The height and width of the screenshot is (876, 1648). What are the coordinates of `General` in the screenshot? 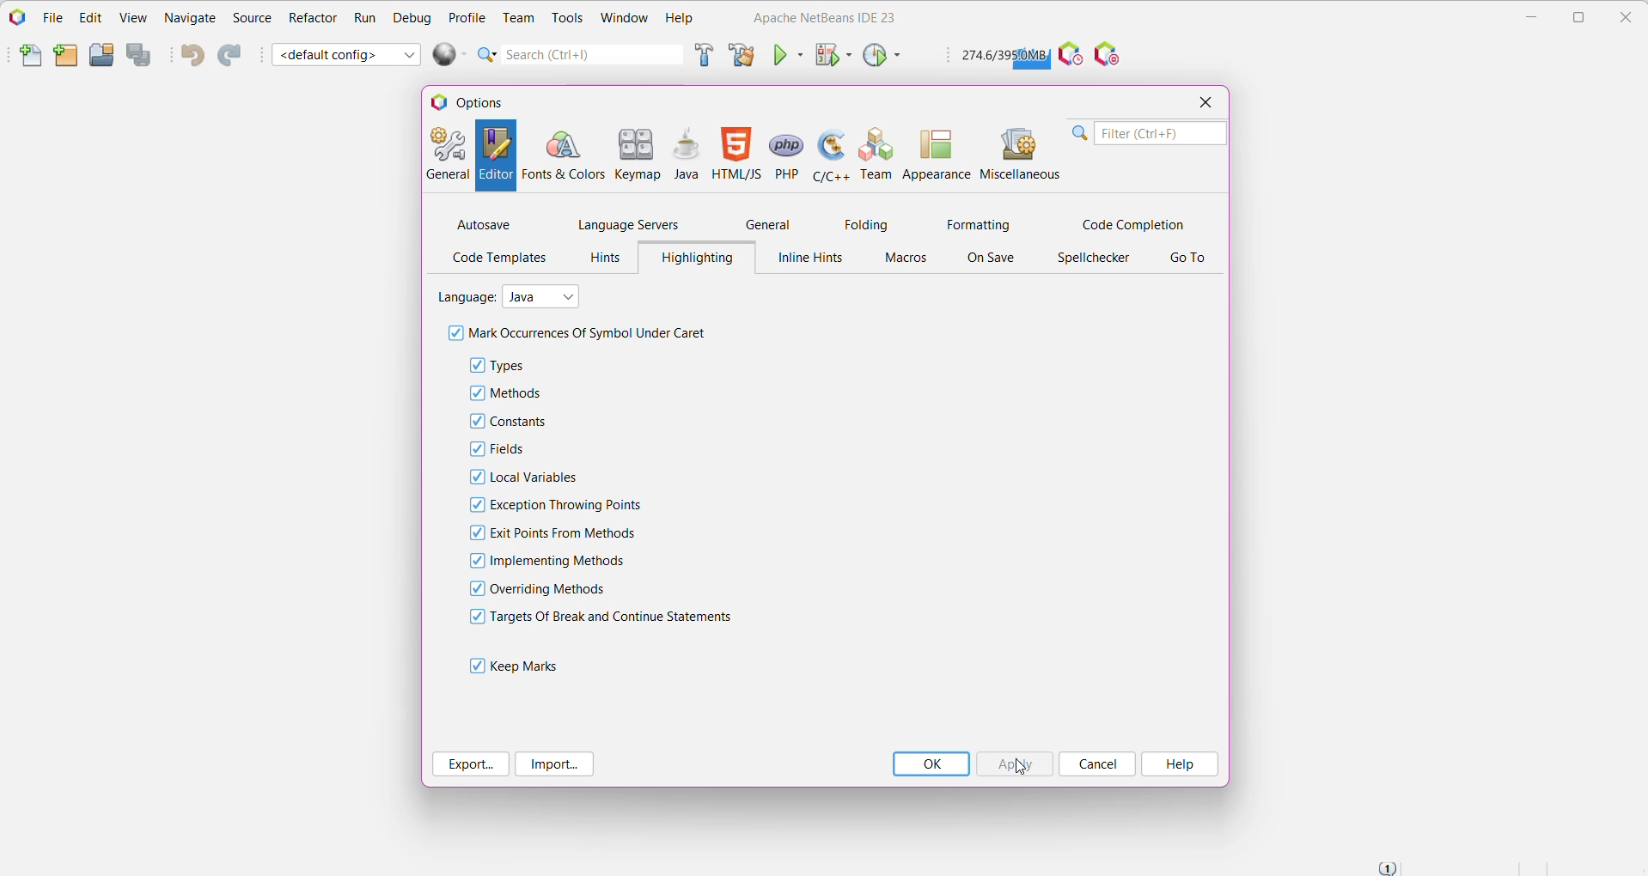 It's located at (447, 154).